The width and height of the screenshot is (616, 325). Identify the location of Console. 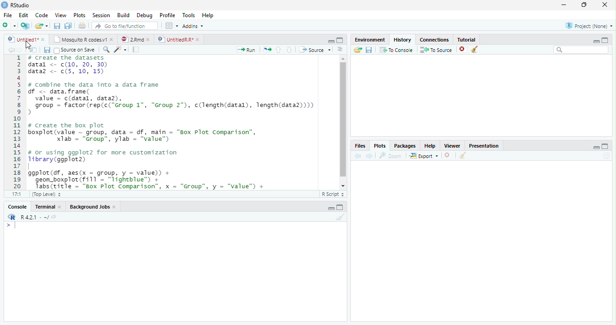
(17, 207).